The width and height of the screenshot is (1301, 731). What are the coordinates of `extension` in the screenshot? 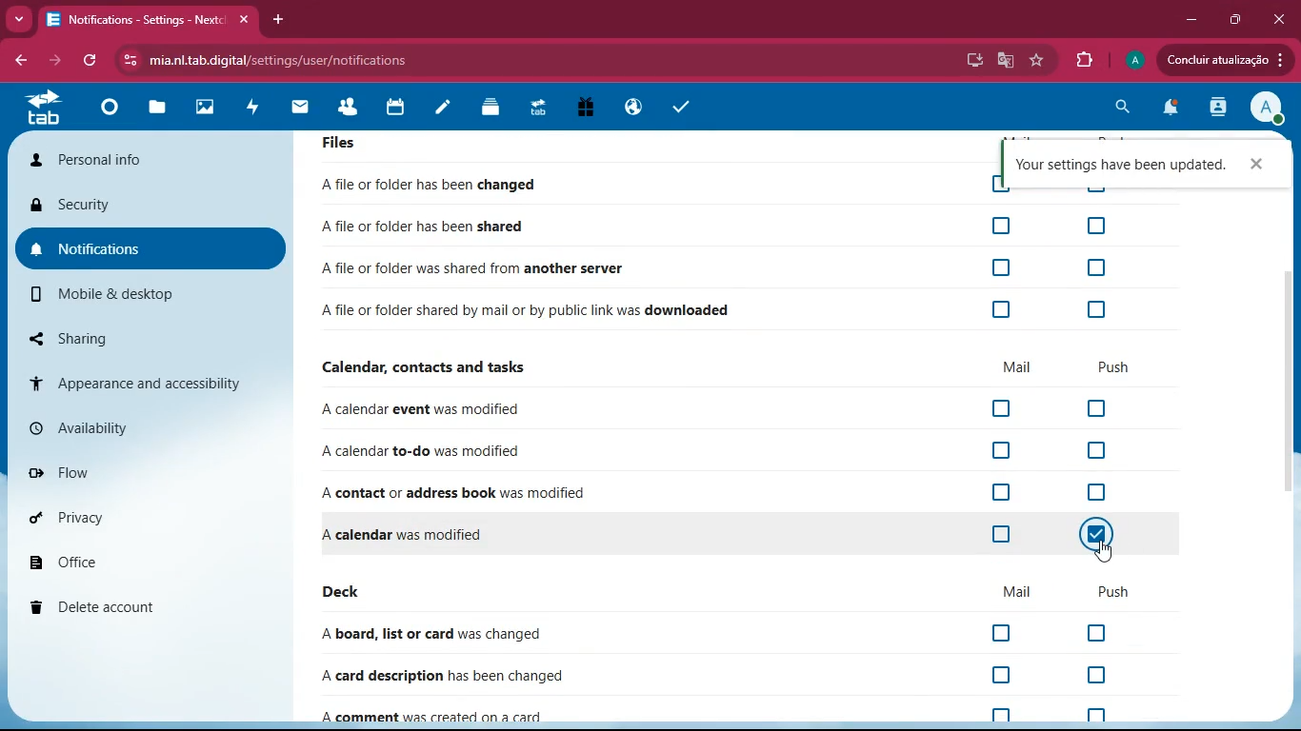 It's located at (1084, 57).